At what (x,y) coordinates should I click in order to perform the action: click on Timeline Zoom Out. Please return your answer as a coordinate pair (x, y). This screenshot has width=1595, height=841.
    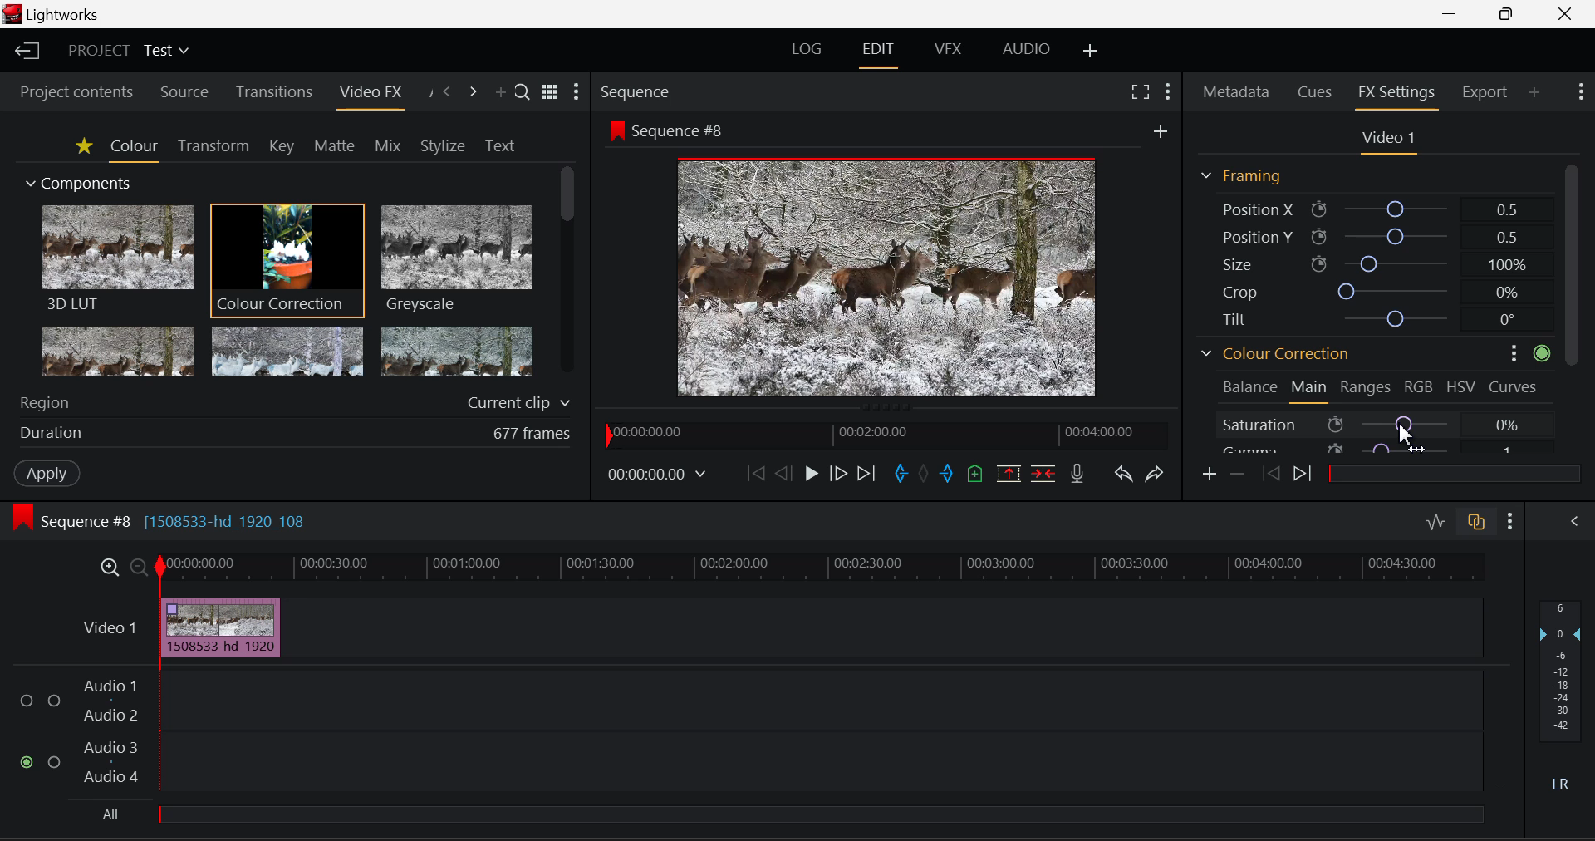
    Looking at the image, I should click on (139, 568).